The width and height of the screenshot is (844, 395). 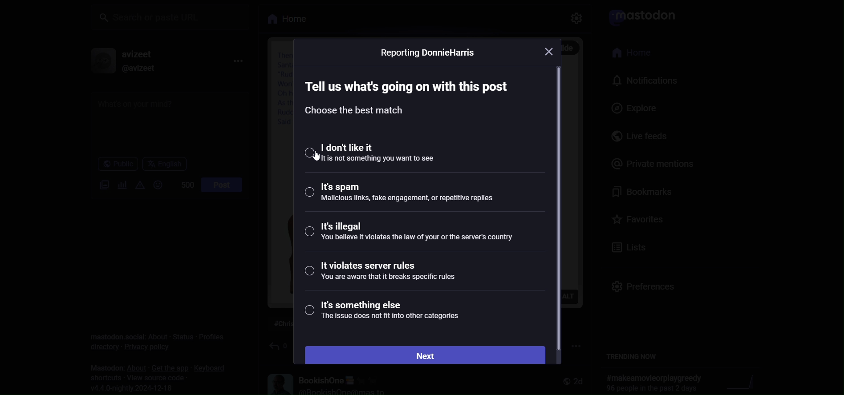 What do you see at coordinates (651, 383) in the screenshot?
I see `#makeamovieorplaygreedy
Ply,` at bounding box center [651, 383].